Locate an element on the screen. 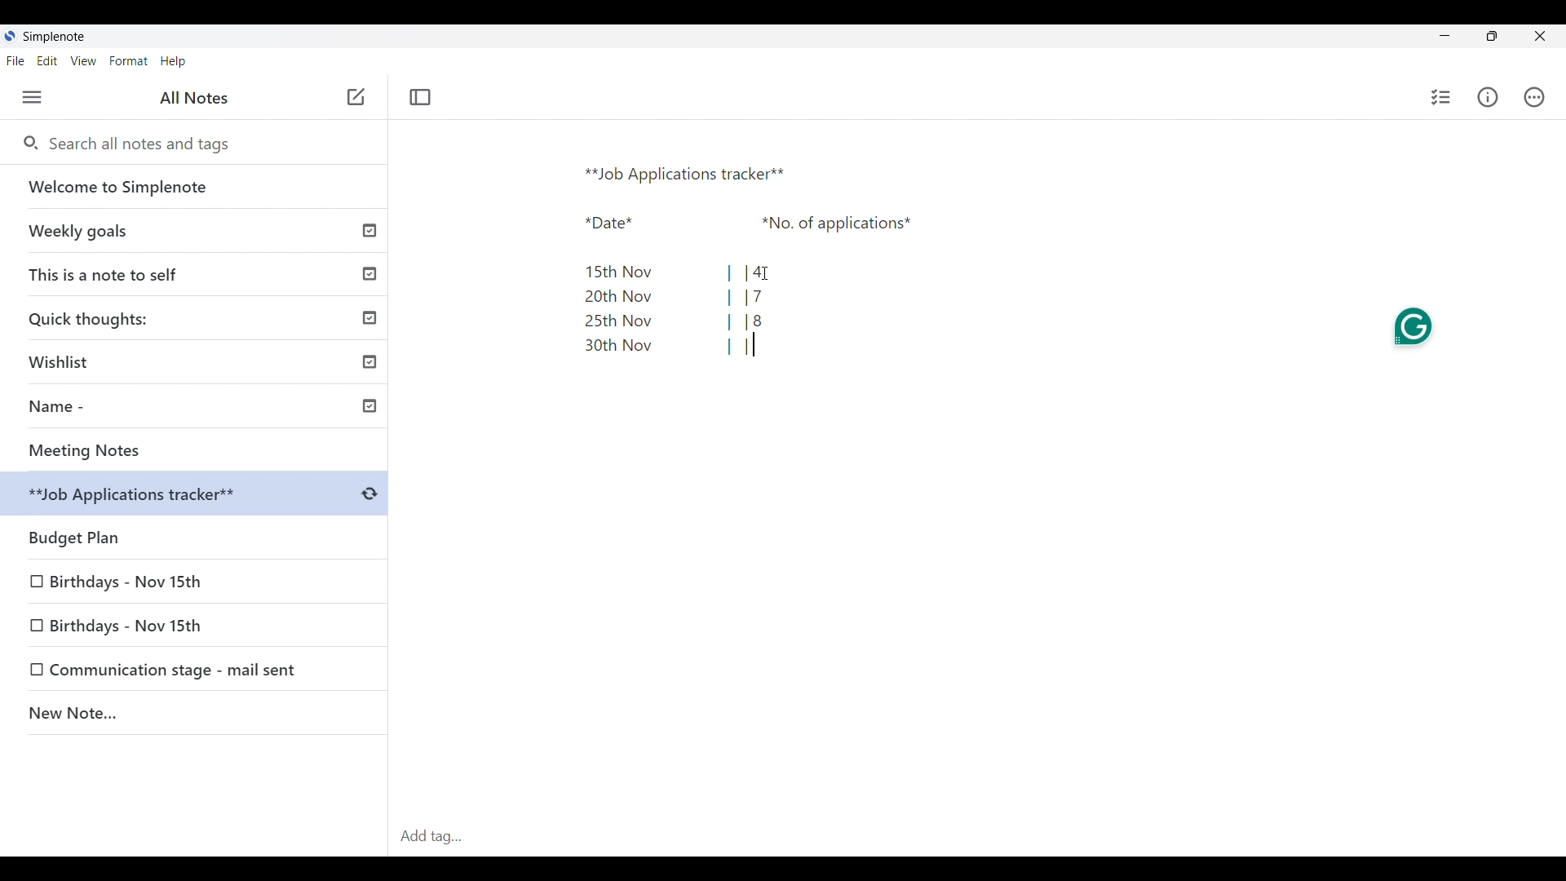  Meeting Notes is located at coordinates (200, 450).